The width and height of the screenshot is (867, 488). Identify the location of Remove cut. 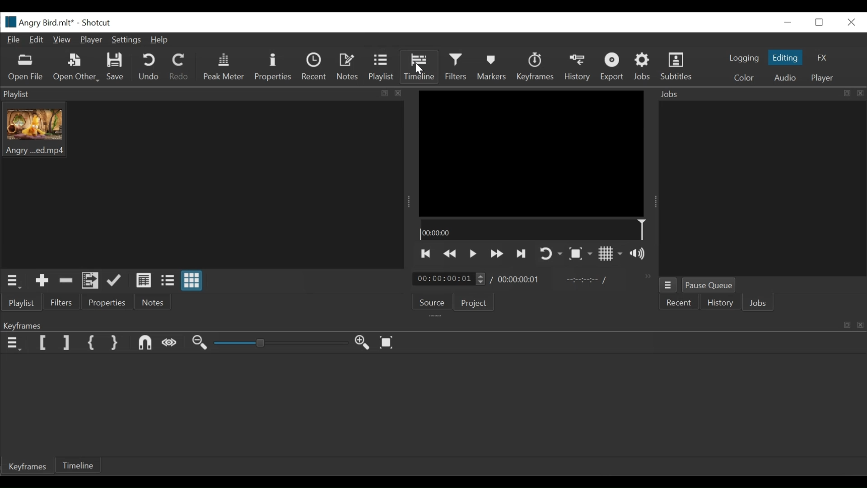
(67, 282).